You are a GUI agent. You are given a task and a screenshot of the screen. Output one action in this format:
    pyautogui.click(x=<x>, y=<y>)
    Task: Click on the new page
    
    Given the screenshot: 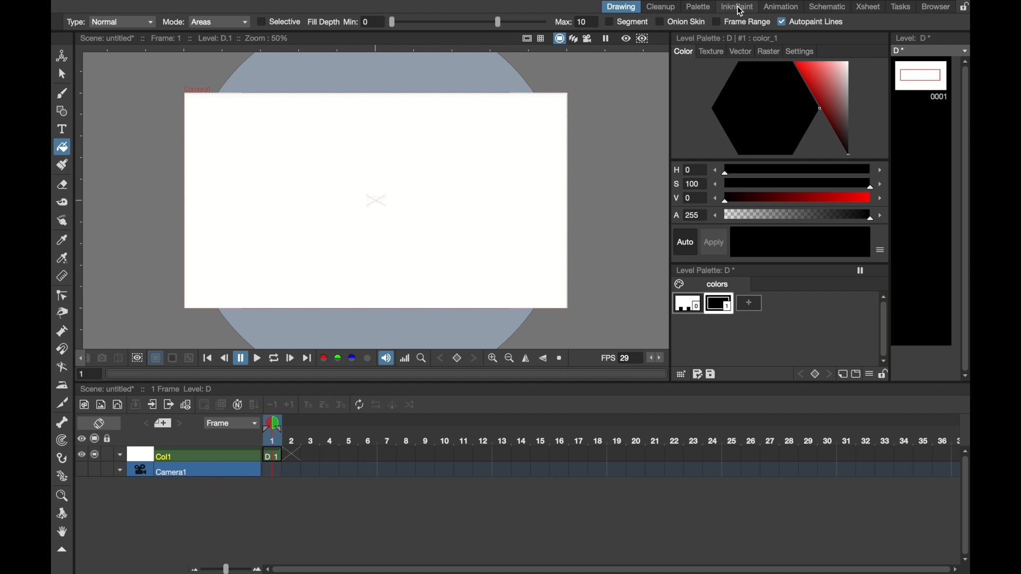 What is the action you would take?
    pyautogui.click(x=841, y=374)
    